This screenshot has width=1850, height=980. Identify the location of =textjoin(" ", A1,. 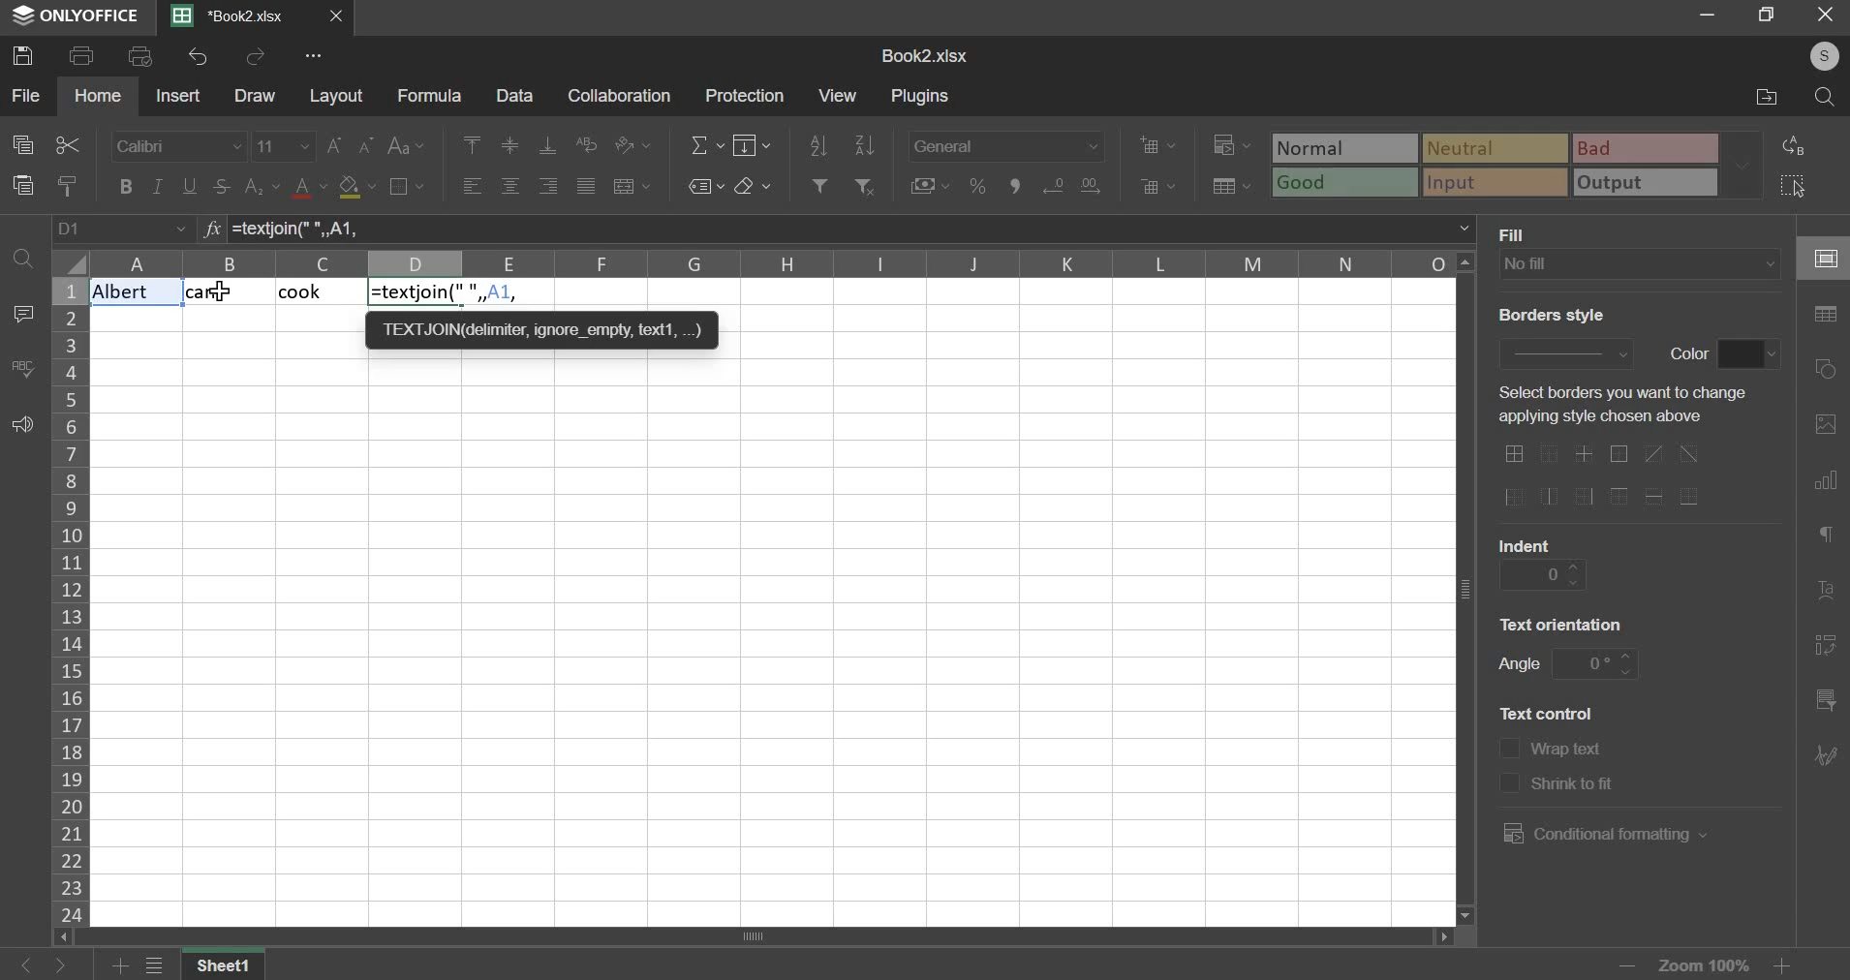
(852, 229).